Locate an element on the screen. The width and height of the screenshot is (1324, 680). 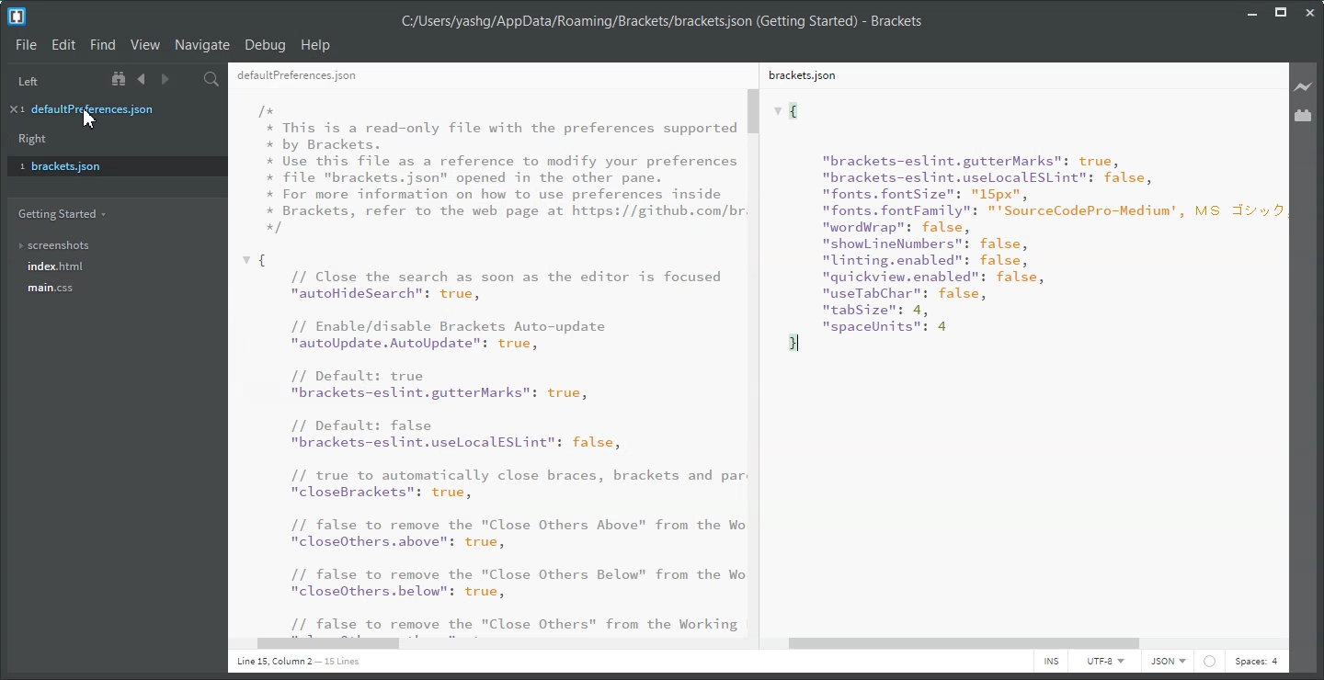
Screenshots is located at coordinates (111, 245).